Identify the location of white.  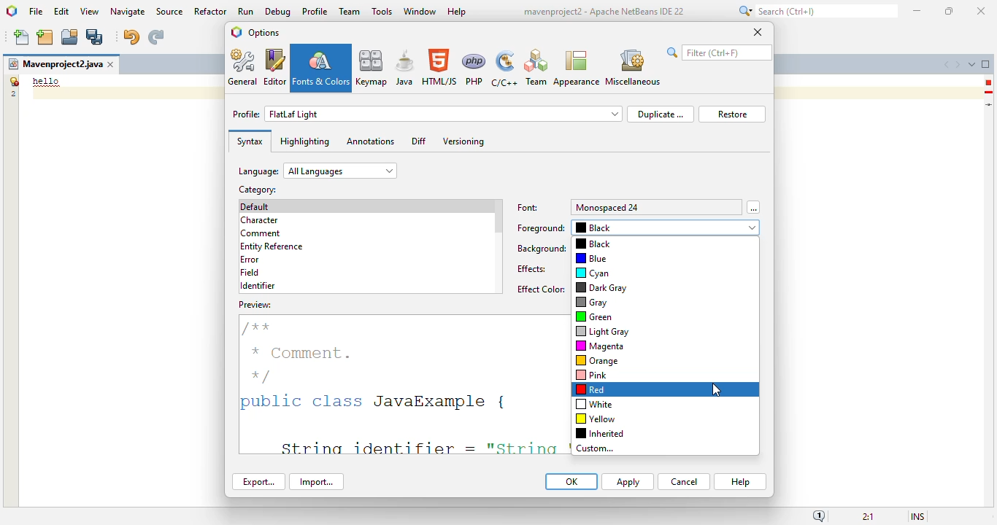
(594, 404).